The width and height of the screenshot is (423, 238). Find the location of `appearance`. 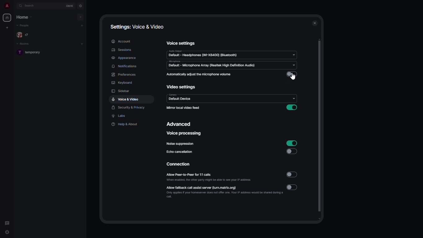

appearance is located at coordinates (124, 58).